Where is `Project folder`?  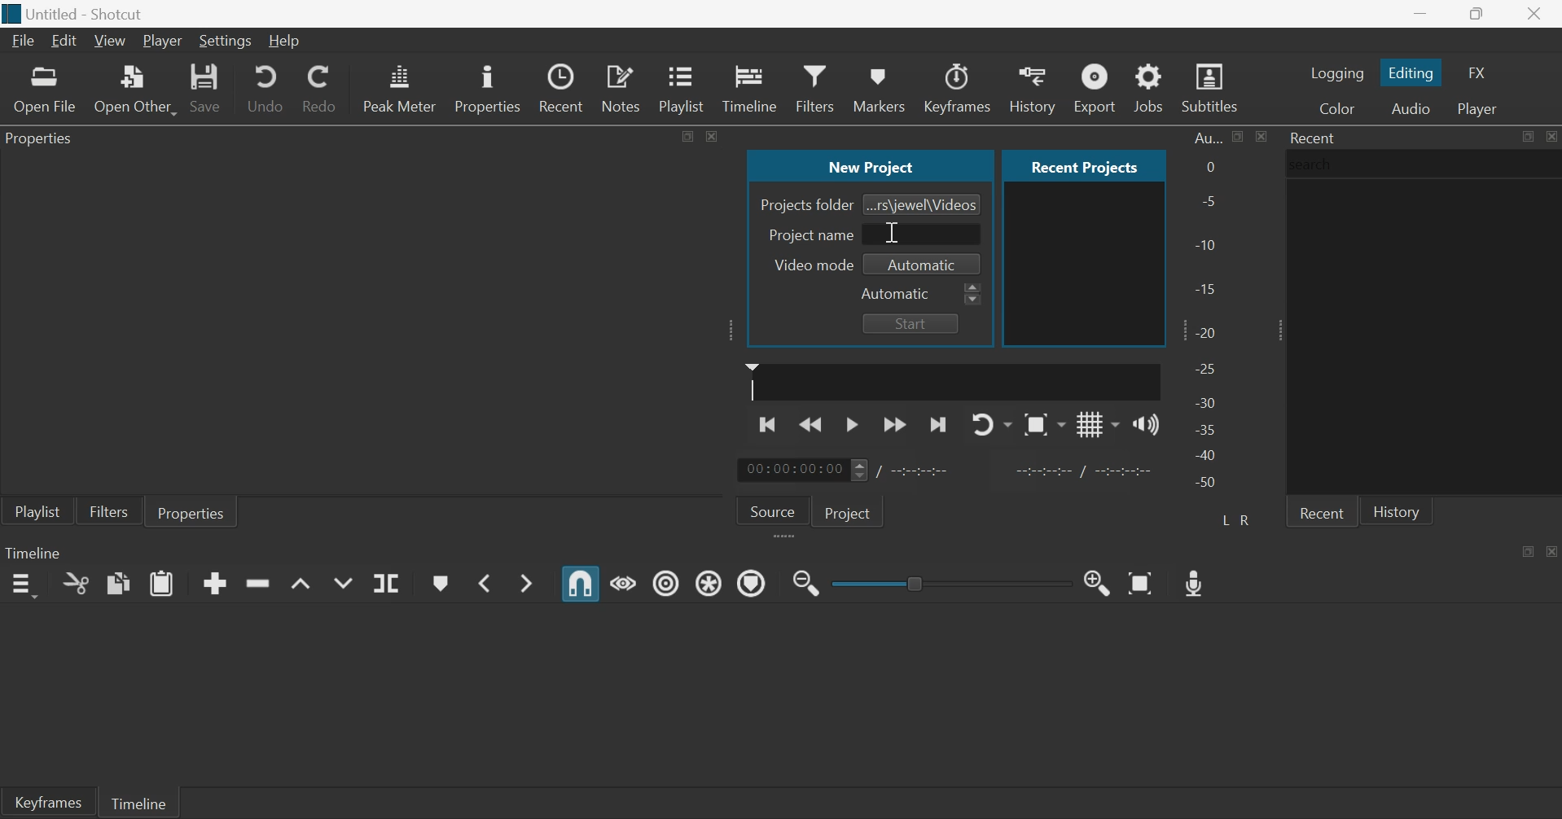 Project folder is located at coordinates (806, 205).